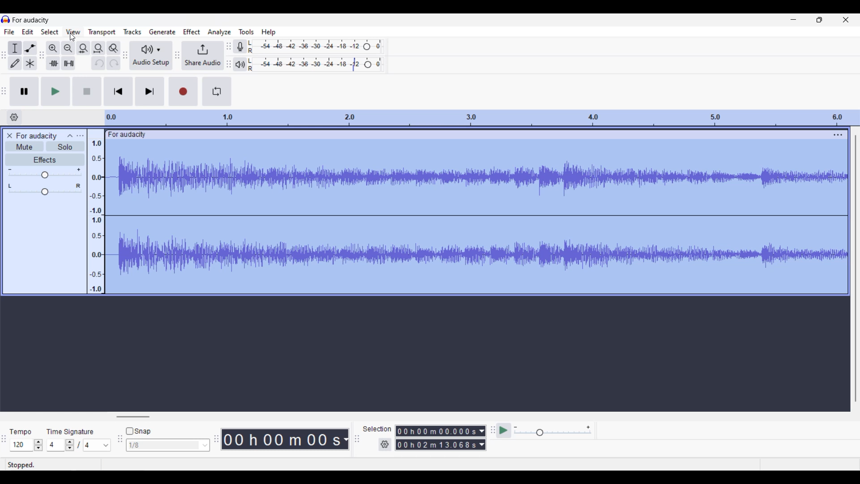 The image size is (860, 484). Describe the element at coordinates (846, 20) in the screenshot. I see `Close interface` at that location.